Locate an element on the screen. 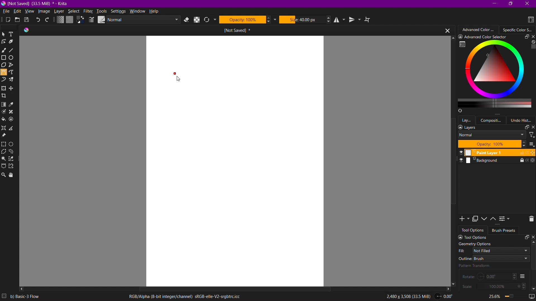  Up is located at coordinates (451, 37).